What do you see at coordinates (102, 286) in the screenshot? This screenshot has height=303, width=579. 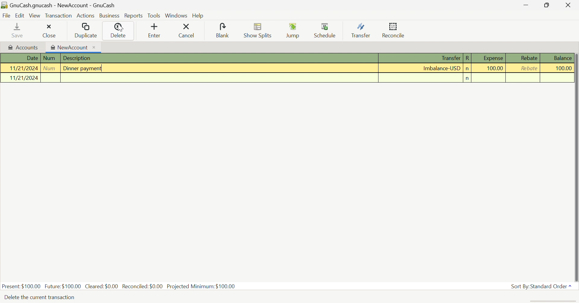 I see `Cleared: $0.00` at bounding box center [102, 286].